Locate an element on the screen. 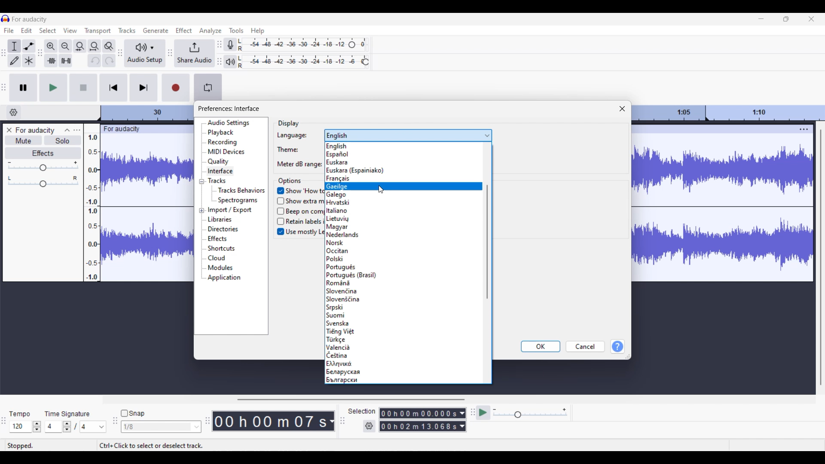  Application is located at coordinates (224, 278).